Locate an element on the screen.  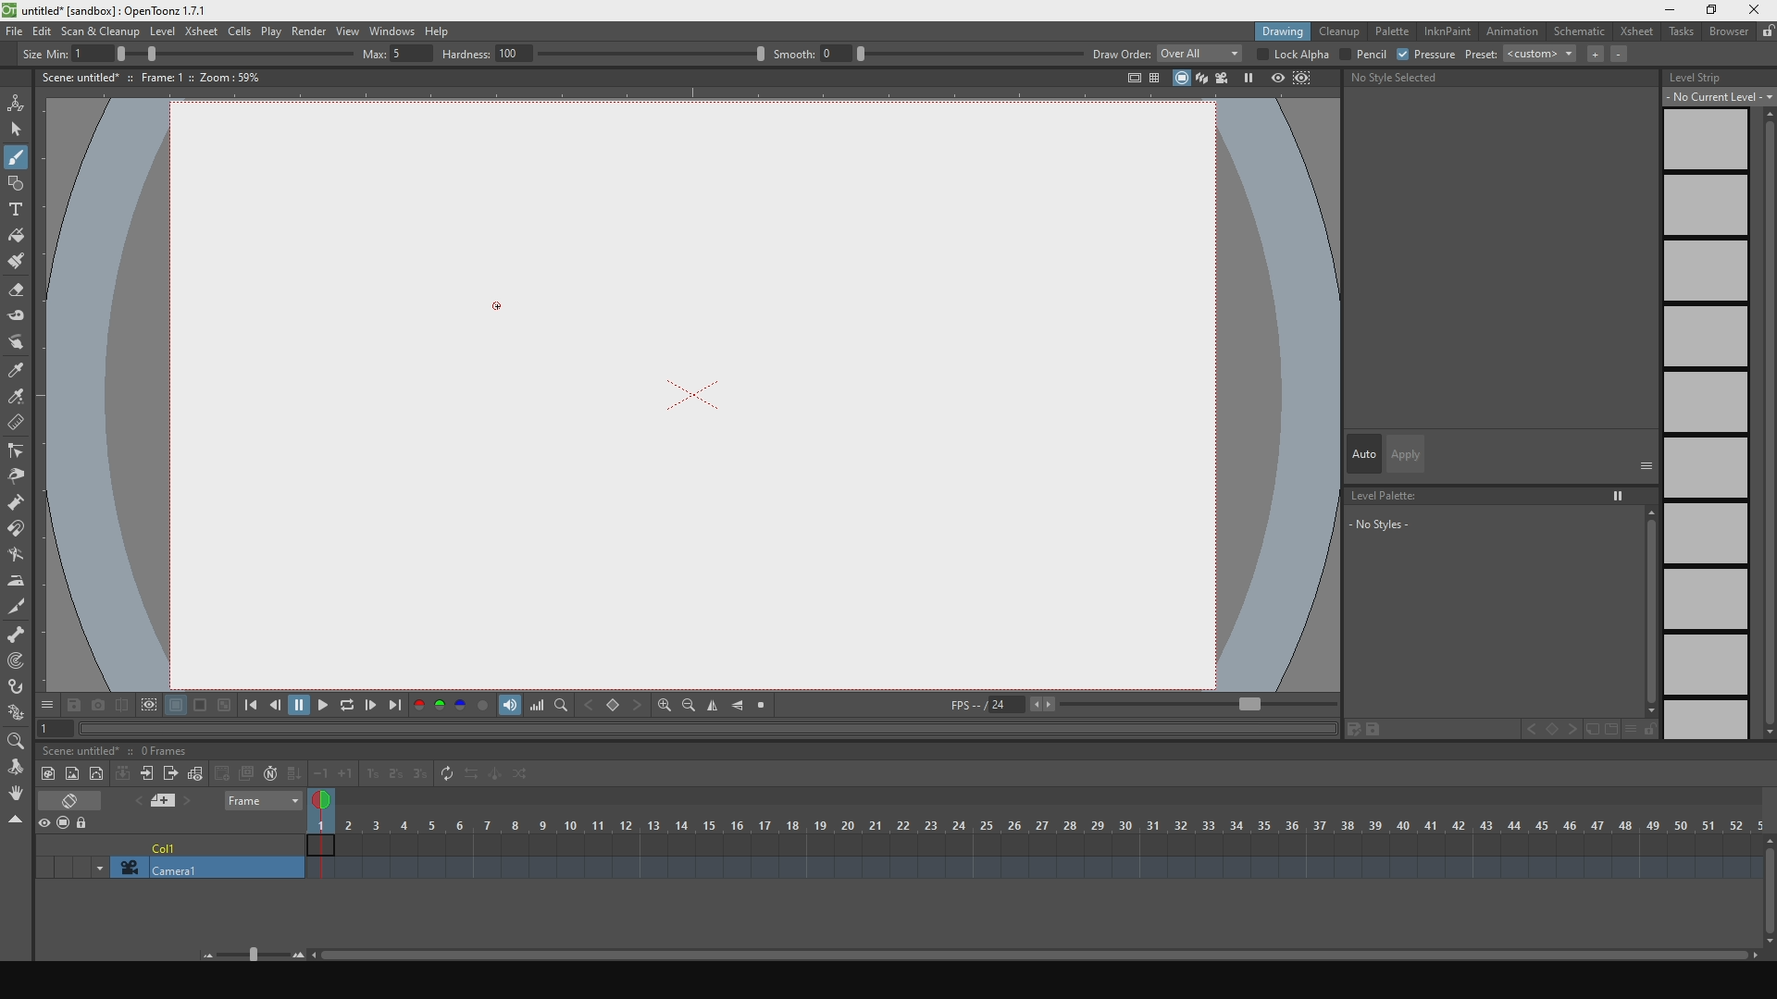
fill is located at coordinates (17, 235).